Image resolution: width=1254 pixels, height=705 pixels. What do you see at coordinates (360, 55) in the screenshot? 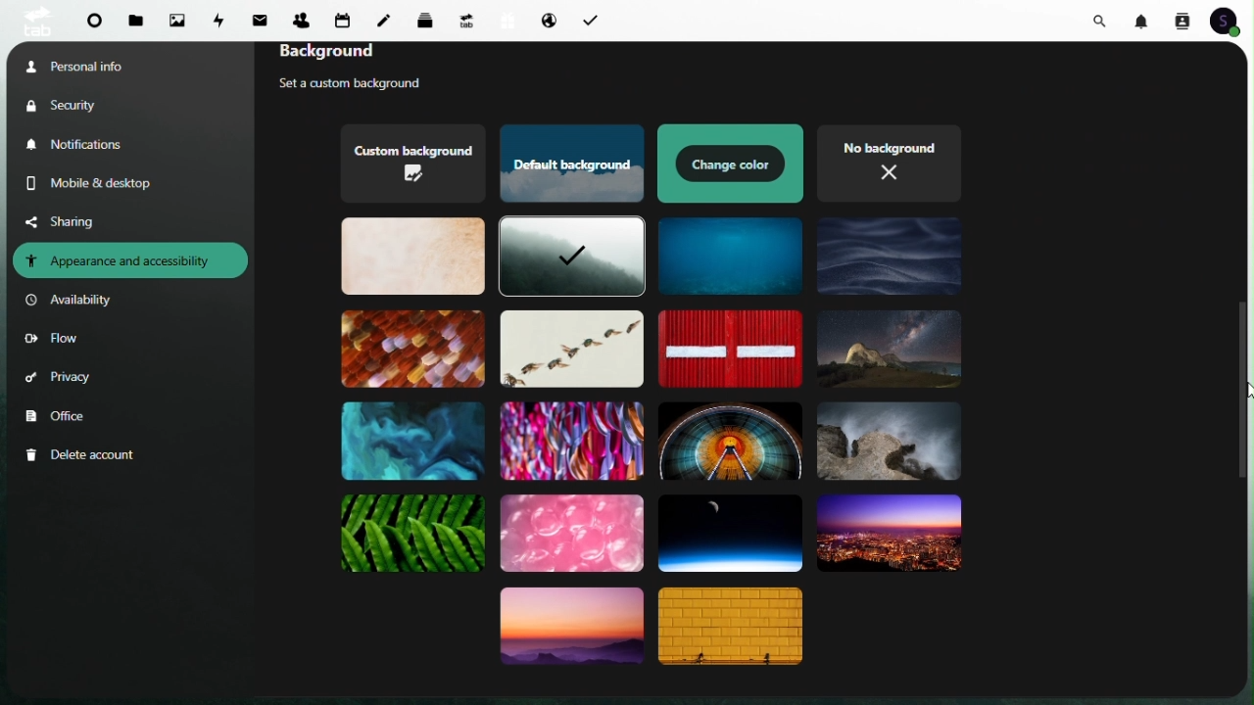
I see `Background` at bounding box center [360, 55].